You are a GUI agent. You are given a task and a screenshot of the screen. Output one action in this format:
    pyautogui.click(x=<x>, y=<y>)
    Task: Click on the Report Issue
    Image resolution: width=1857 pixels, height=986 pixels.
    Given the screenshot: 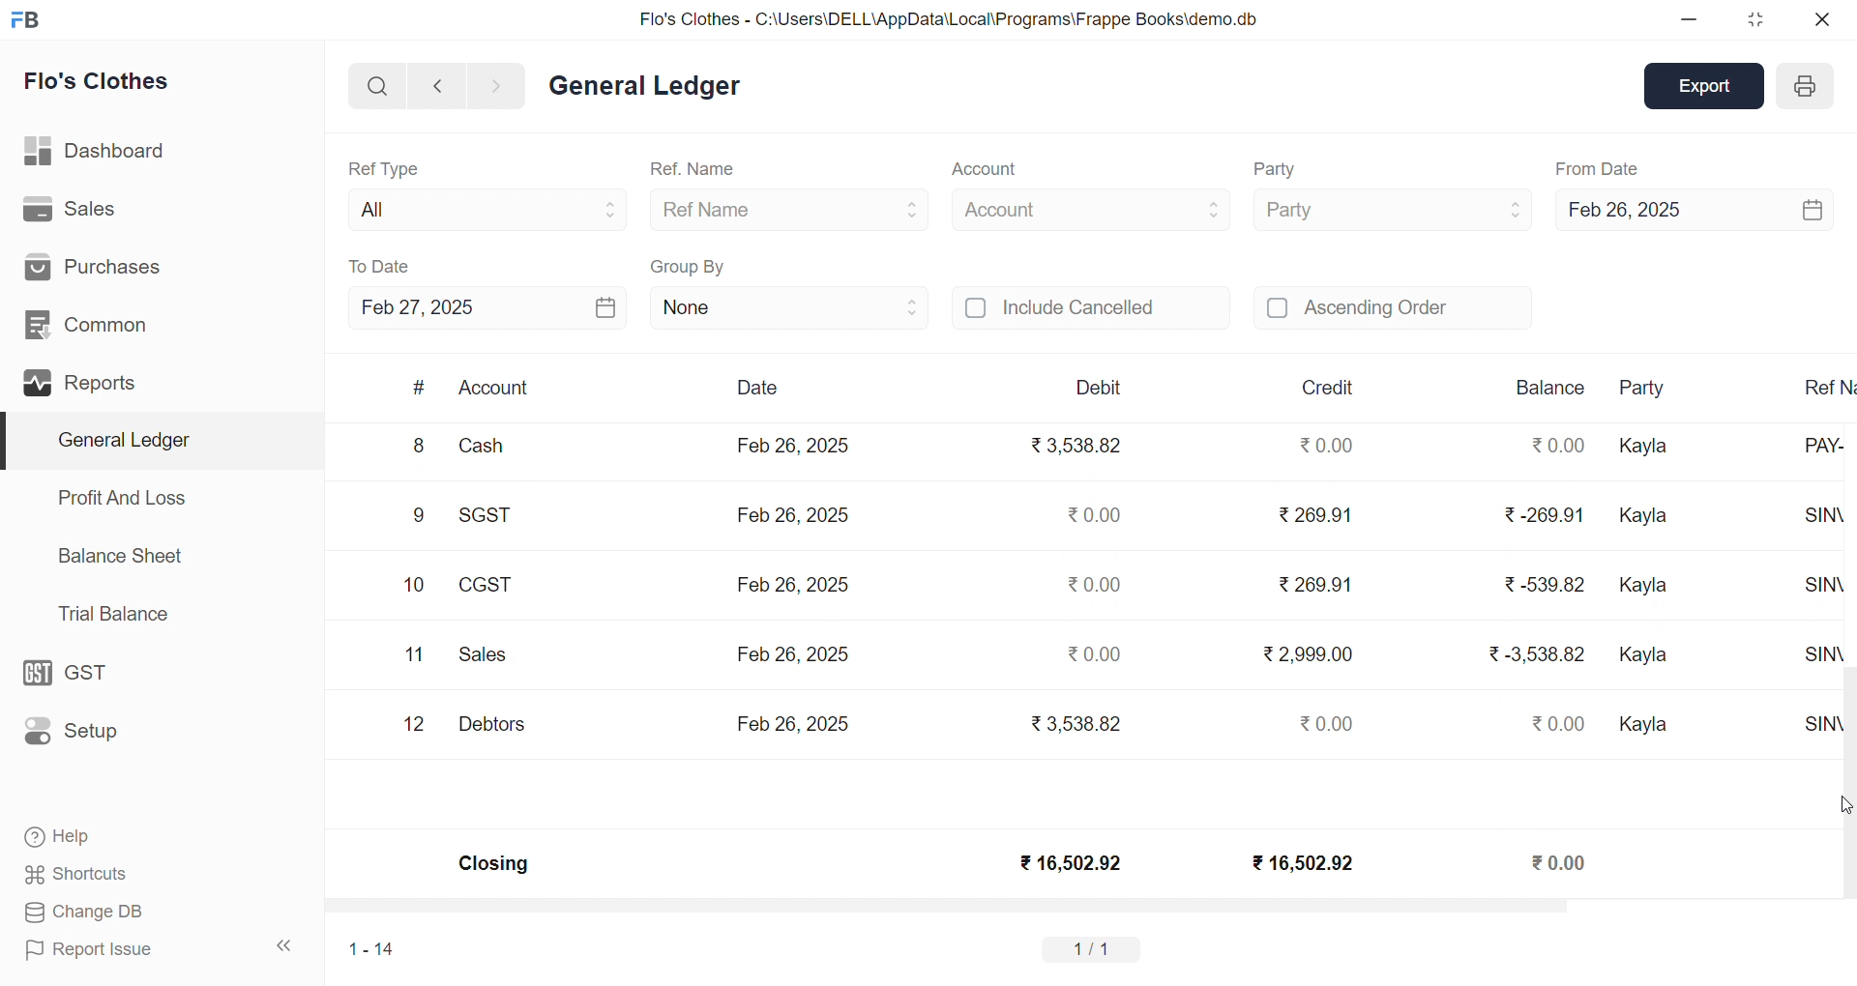 What is the action you would take?
    pyautogui.click(x=91, y=950)
    